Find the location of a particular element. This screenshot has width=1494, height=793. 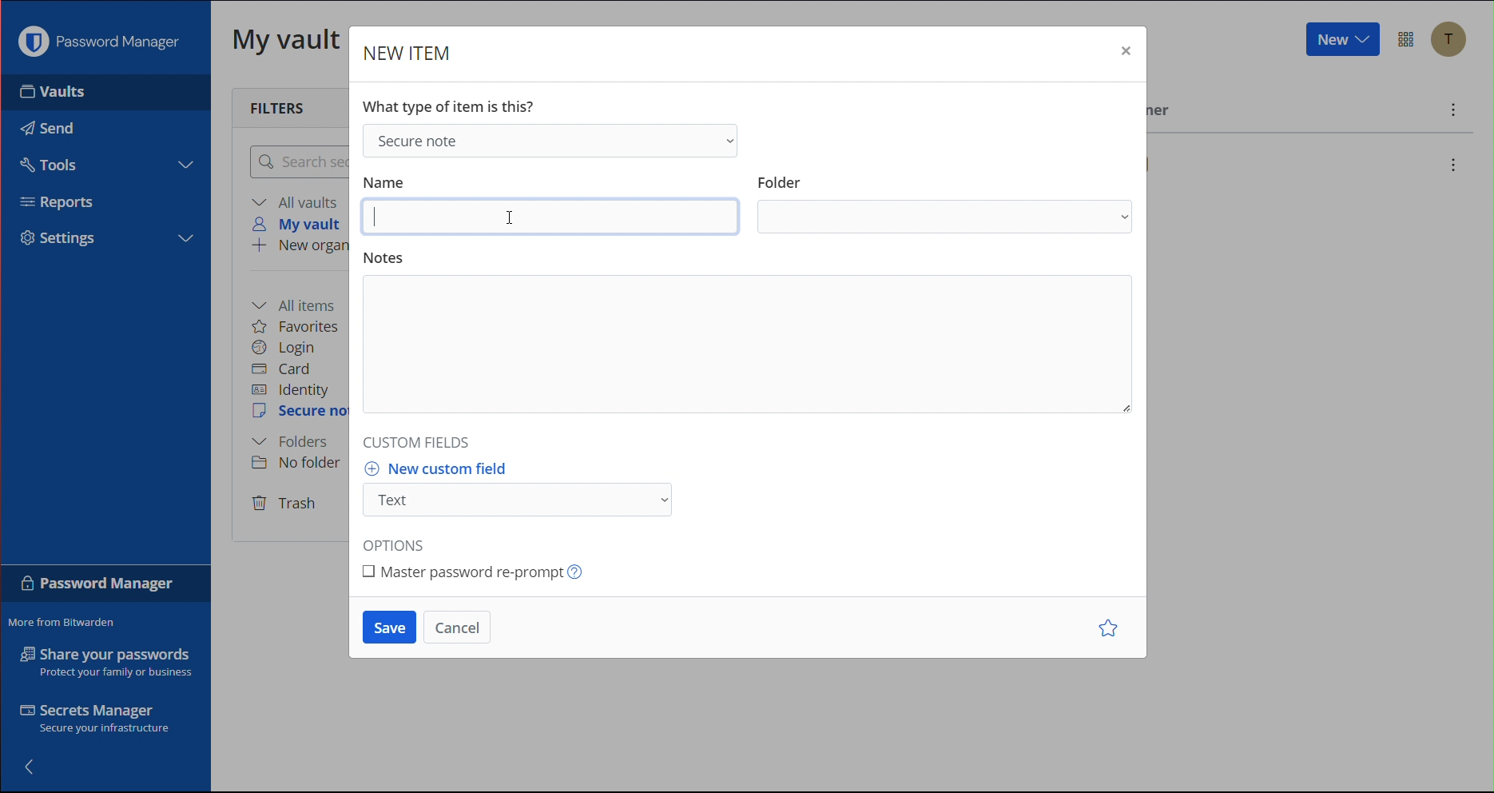

All vaults is located at coordinates (298, 201).